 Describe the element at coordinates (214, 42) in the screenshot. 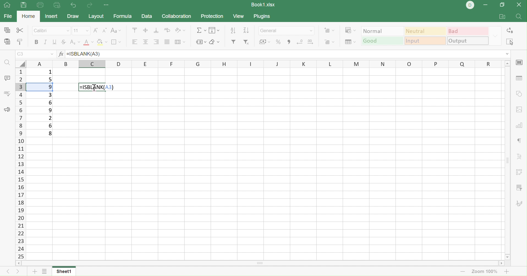

I see `Clear` at that location.